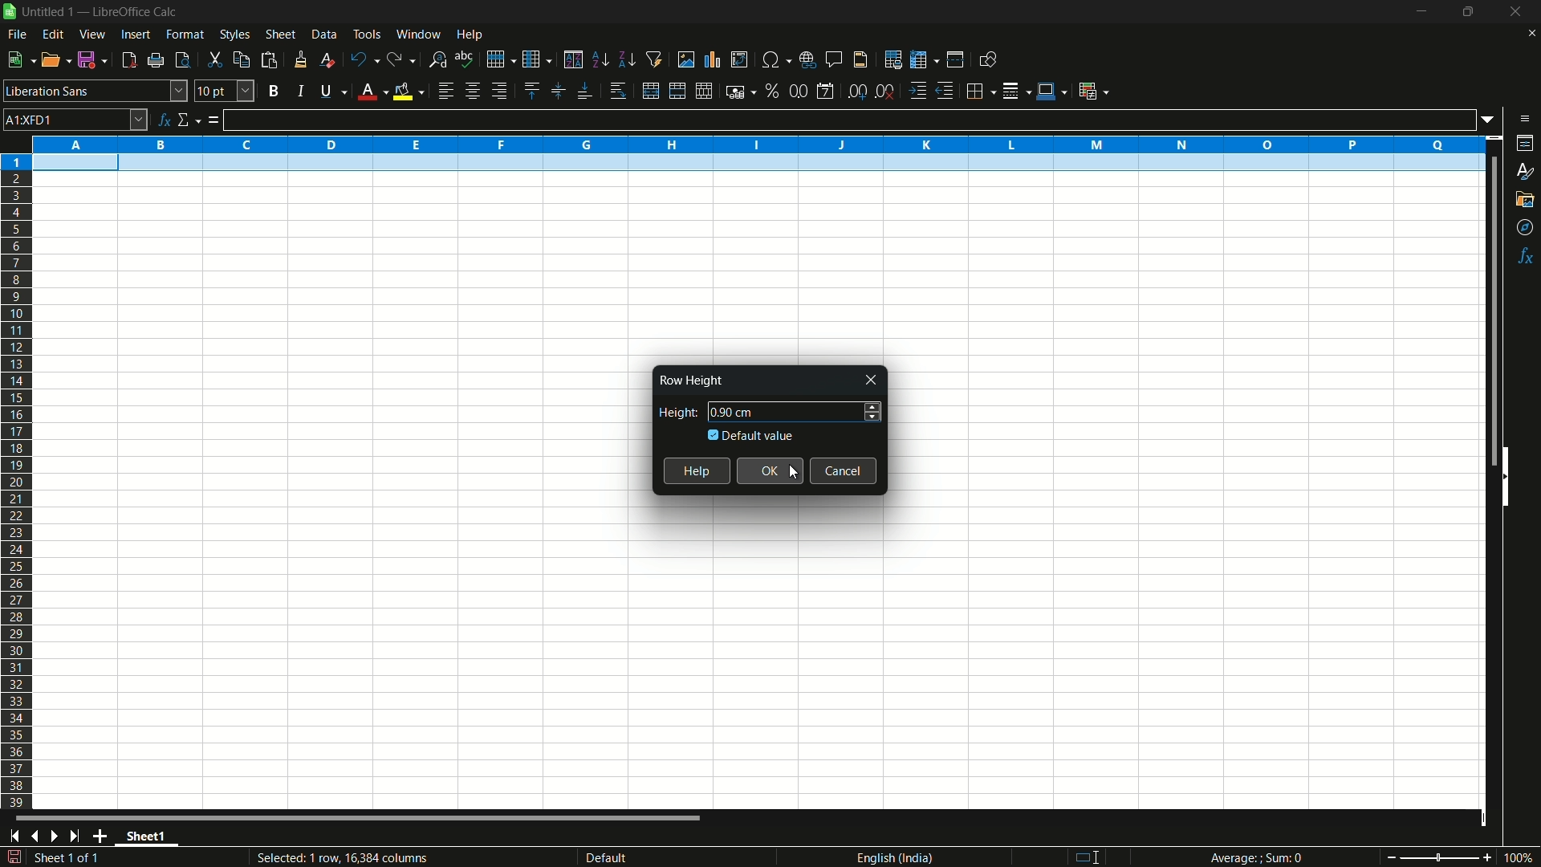 The height and width of the screenshot is (867, 1541). What do you see at coordinates (339, 857) in the screenshot?
I see `Selected: 1 row, 16,384 columns` at bounding box center [339, 857].